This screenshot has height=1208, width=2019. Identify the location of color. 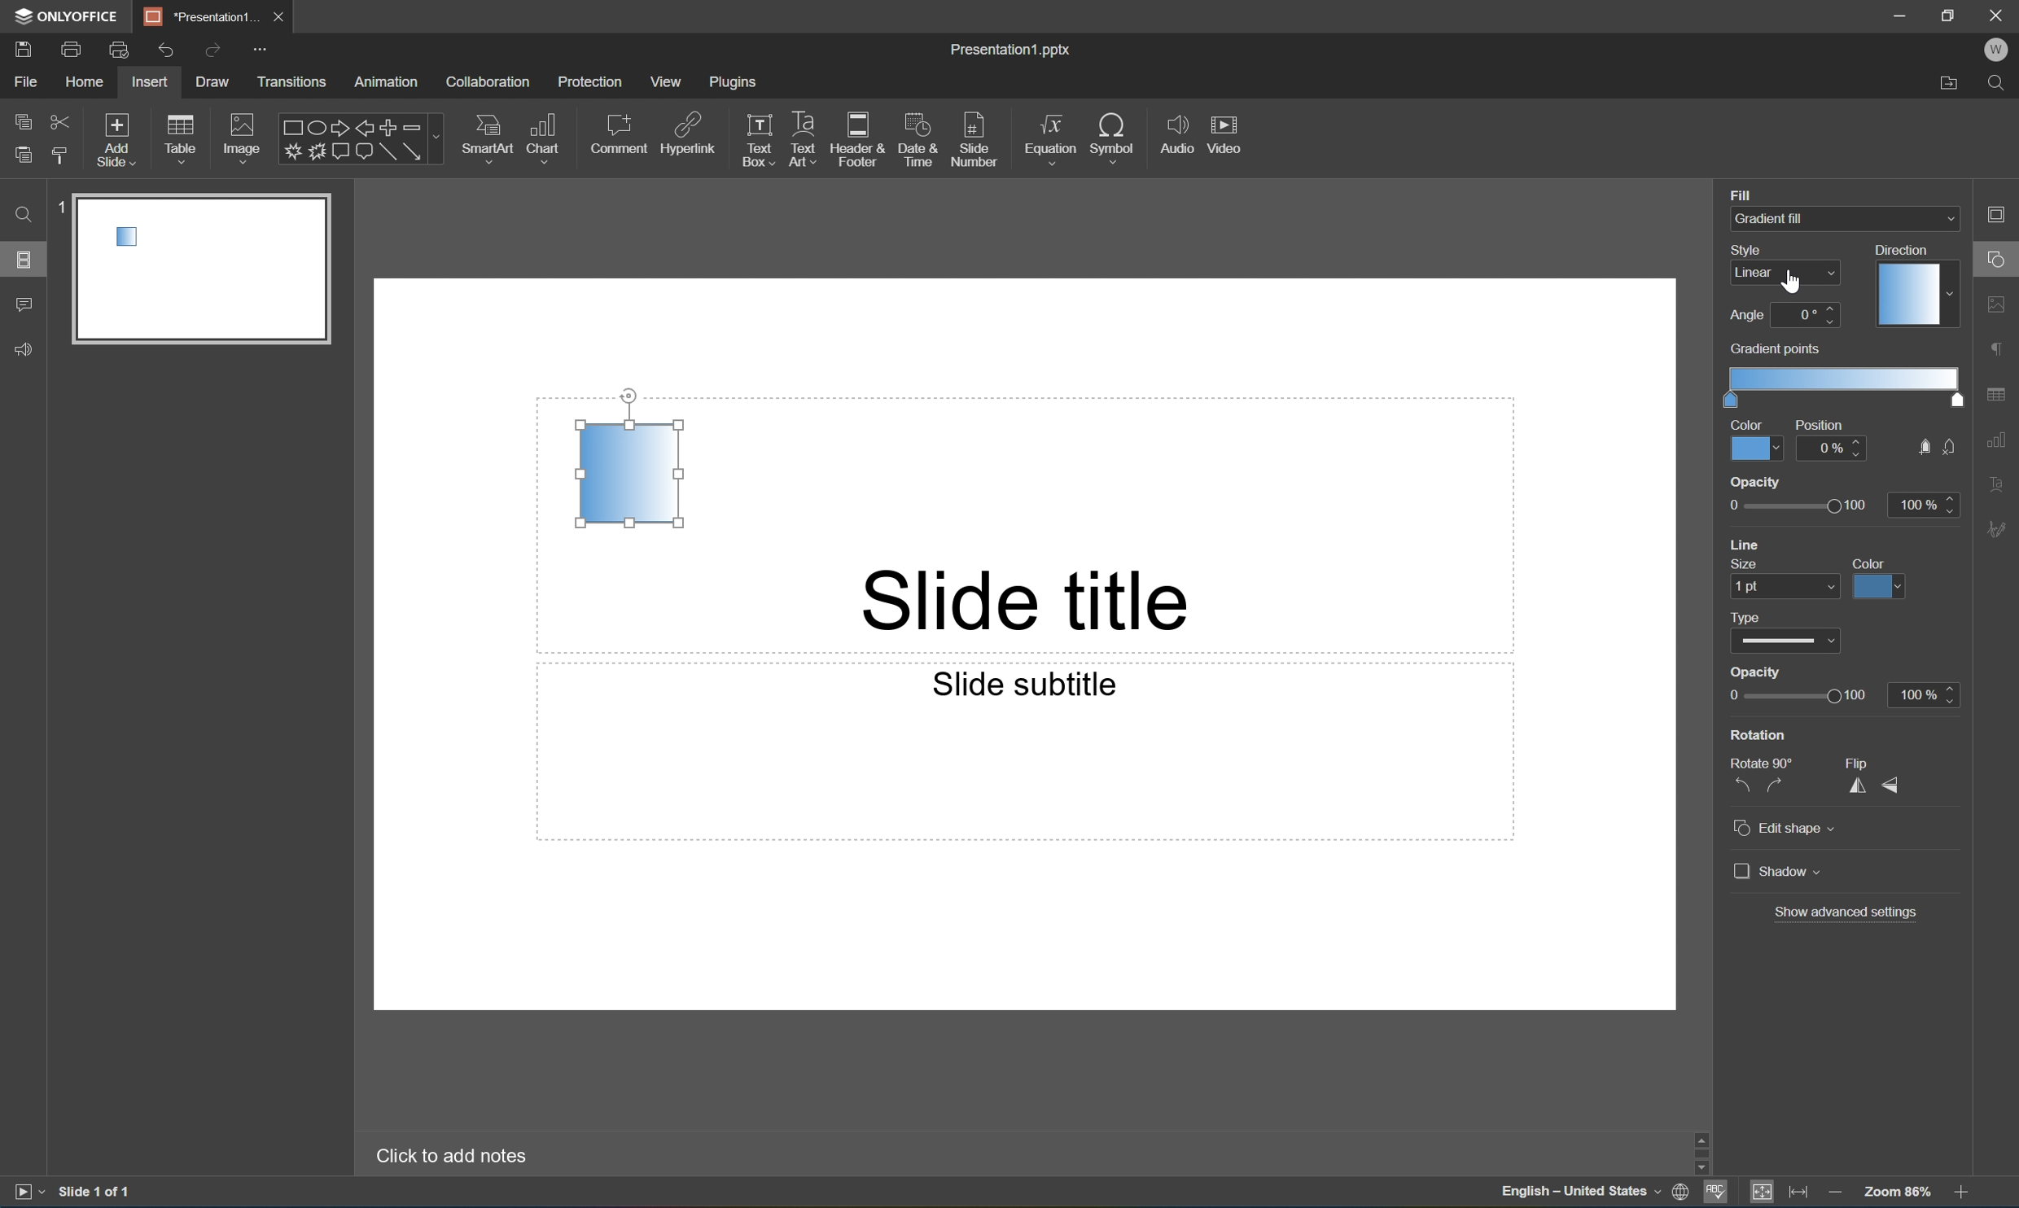
(1757, 440).